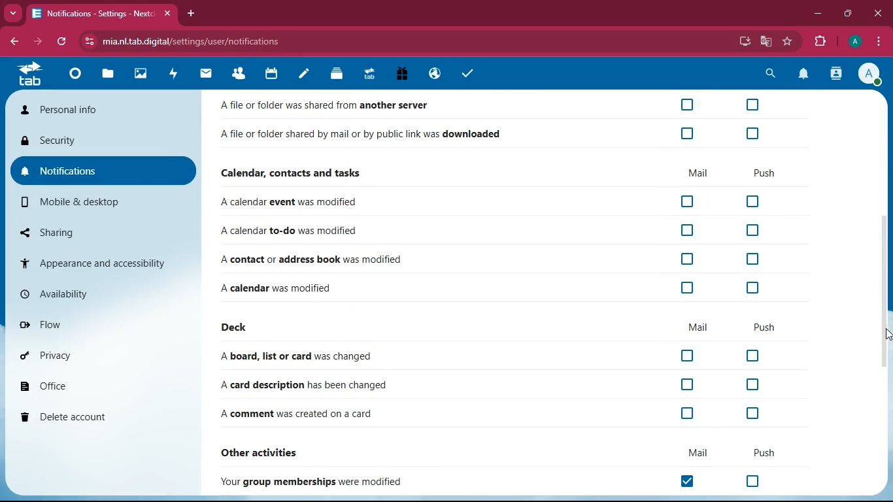  I want to click on activity, so click(837, 73).